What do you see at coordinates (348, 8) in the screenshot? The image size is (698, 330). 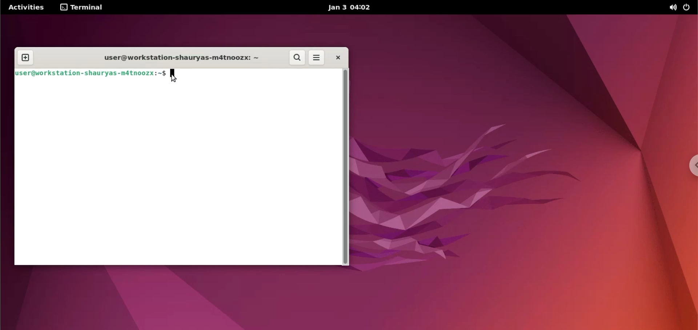 I see `Jan 3 04:02` at bounding box center [348, 8].